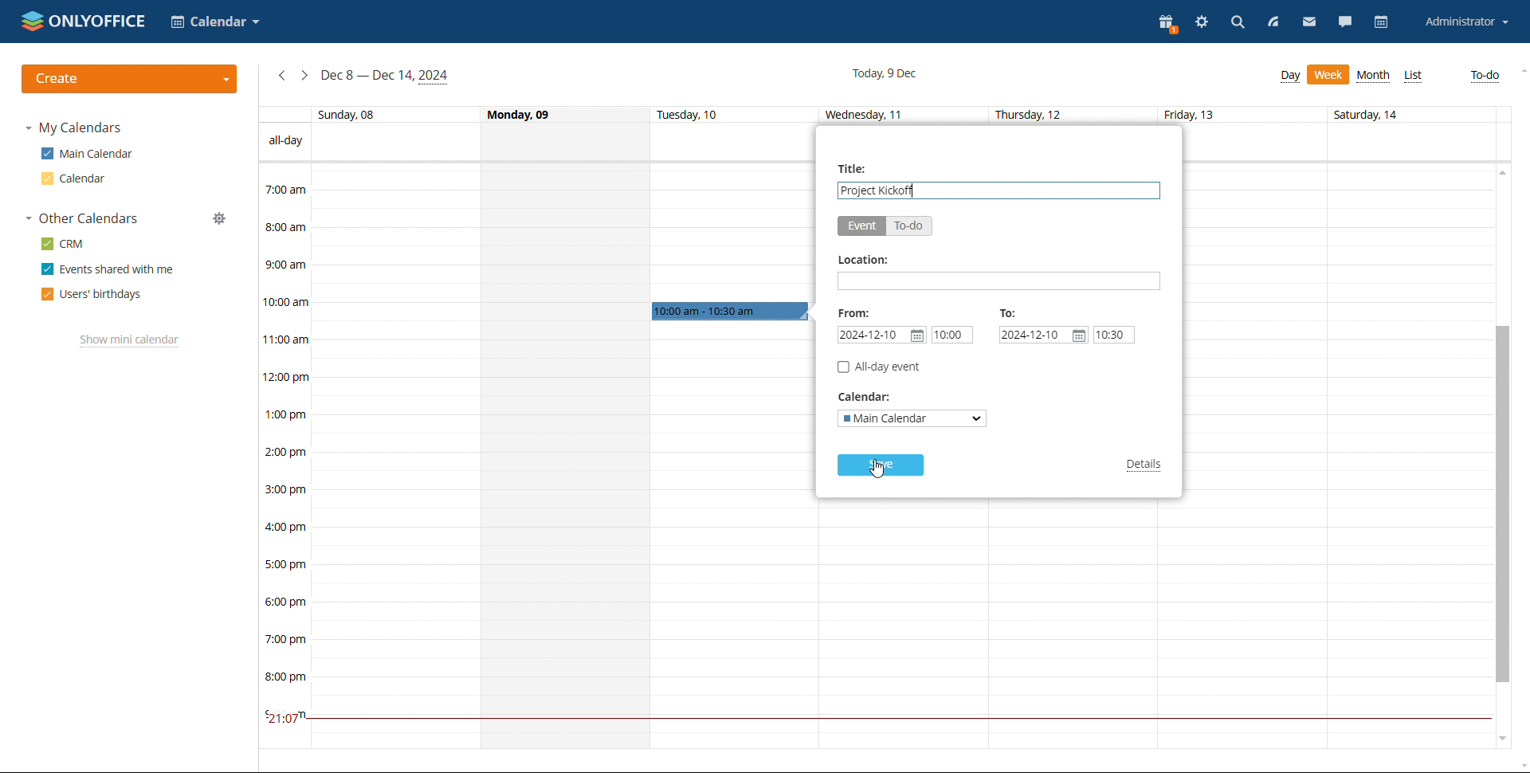 Image resolution: width=1530 pixels, height=773 pixels. What do you see at coordinates (1290, 77) in the screenshot?
I see `day view` at bounding box center [1290, 77].